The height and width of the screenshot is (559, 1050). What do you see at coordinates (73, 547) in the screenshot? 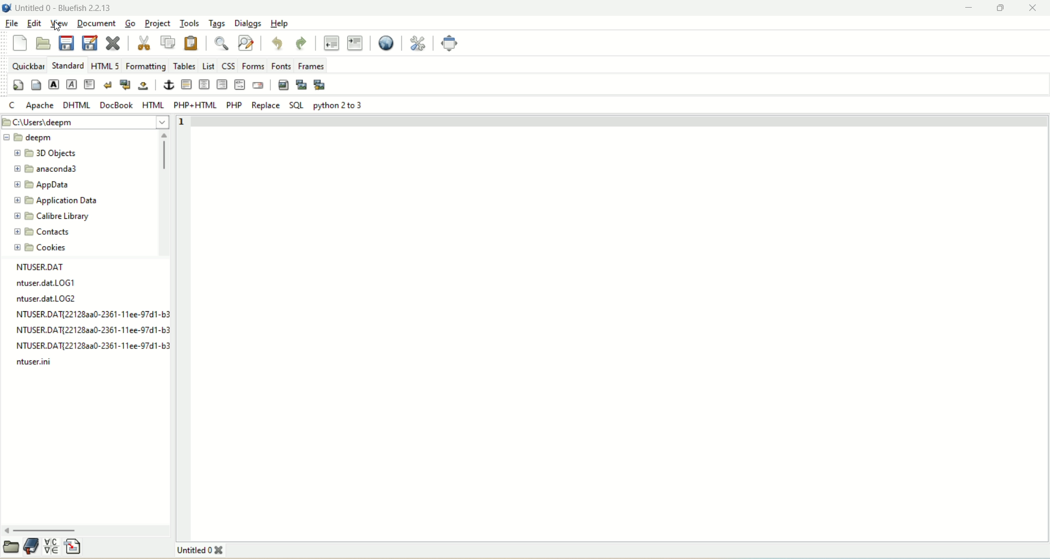
I see `insert file` at bounding box center [73, 547].